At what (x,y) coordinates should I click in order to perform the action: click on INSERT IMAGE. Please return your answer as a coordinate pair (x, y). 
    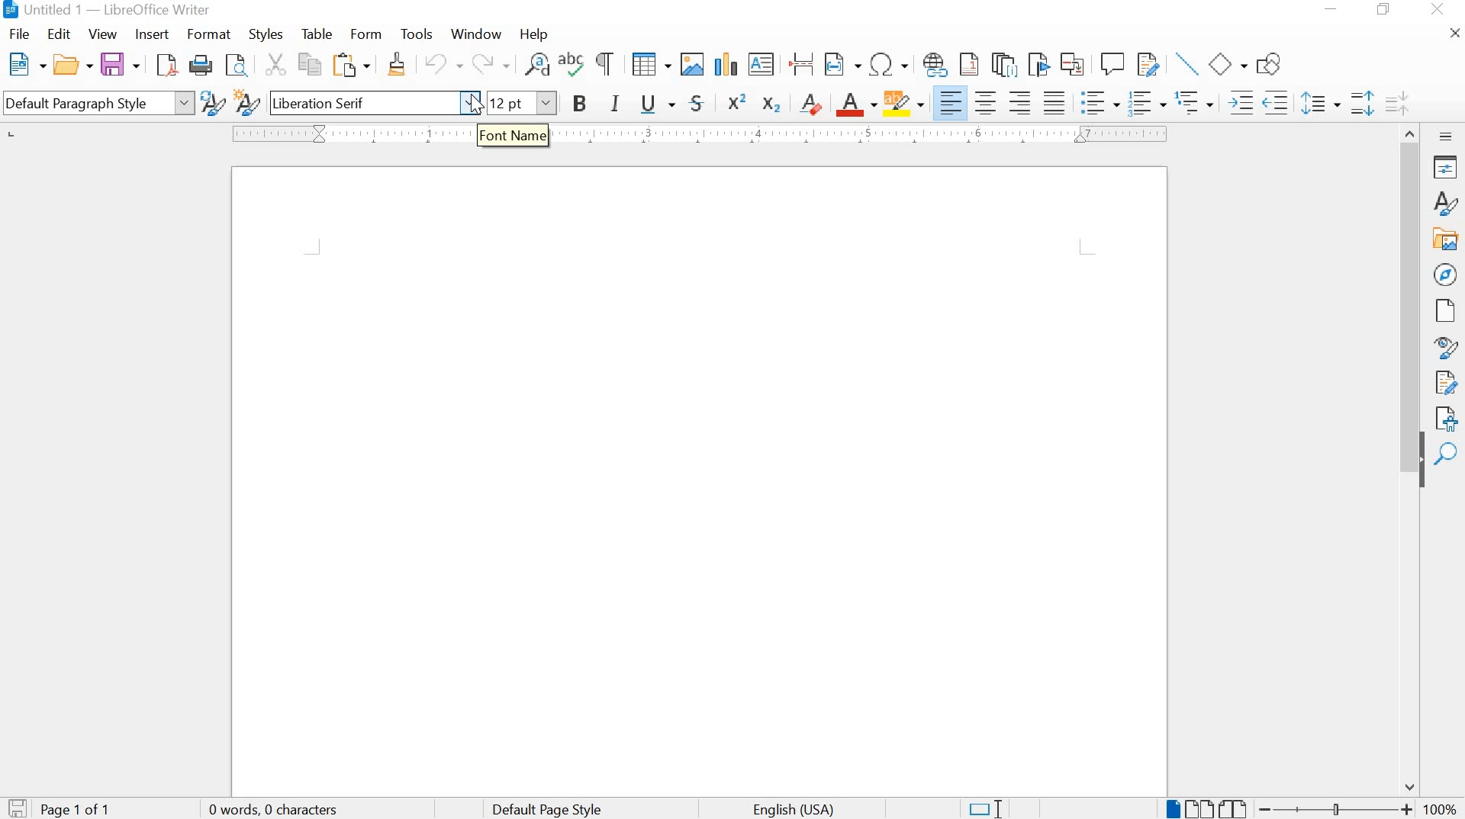
    Looking at the image, I should click on (691, 64).